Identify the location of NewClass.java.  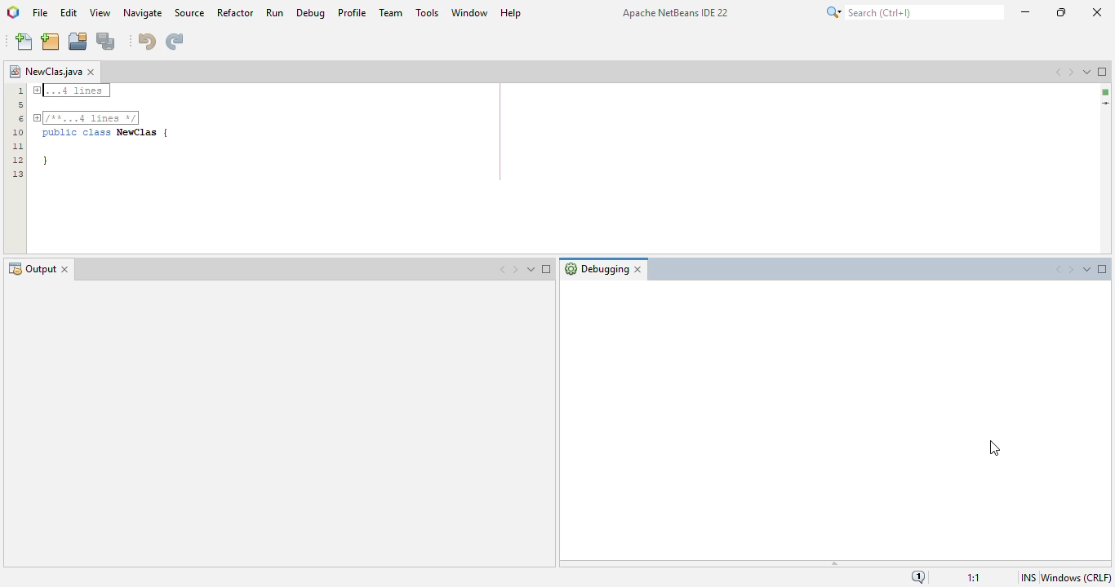
(45, 68).